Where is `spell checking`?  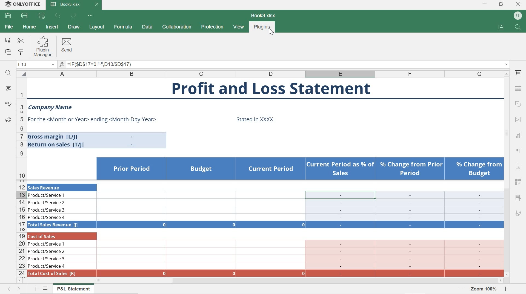 spell checking is located at coordinates (8, 105).